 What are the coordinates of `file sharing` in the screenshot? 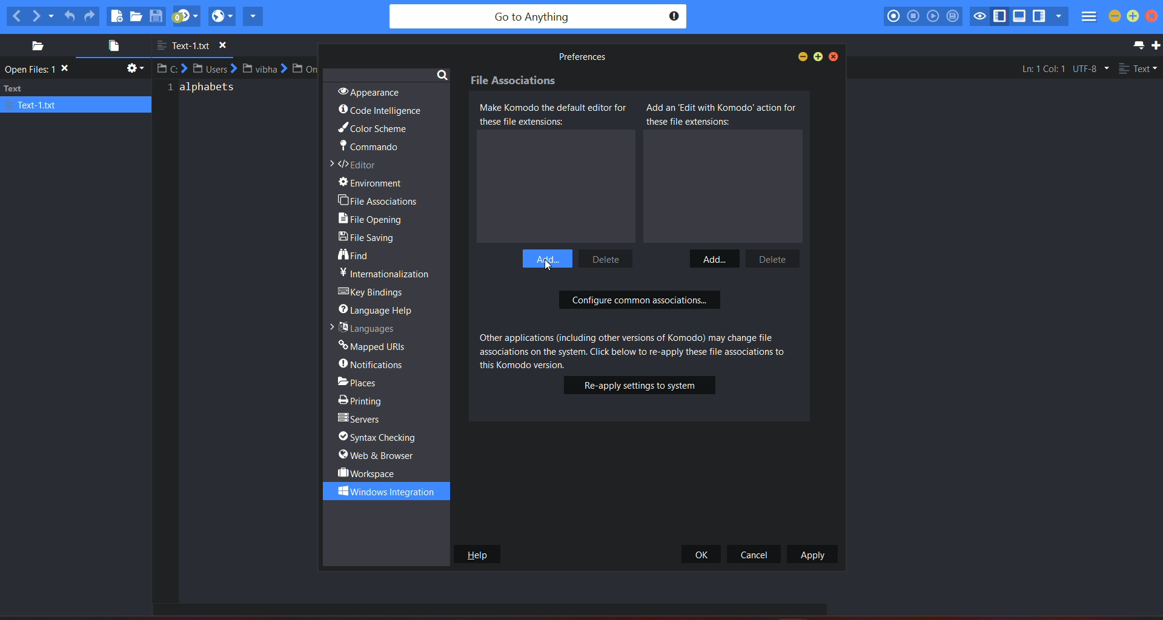 It's located at (371, 239).